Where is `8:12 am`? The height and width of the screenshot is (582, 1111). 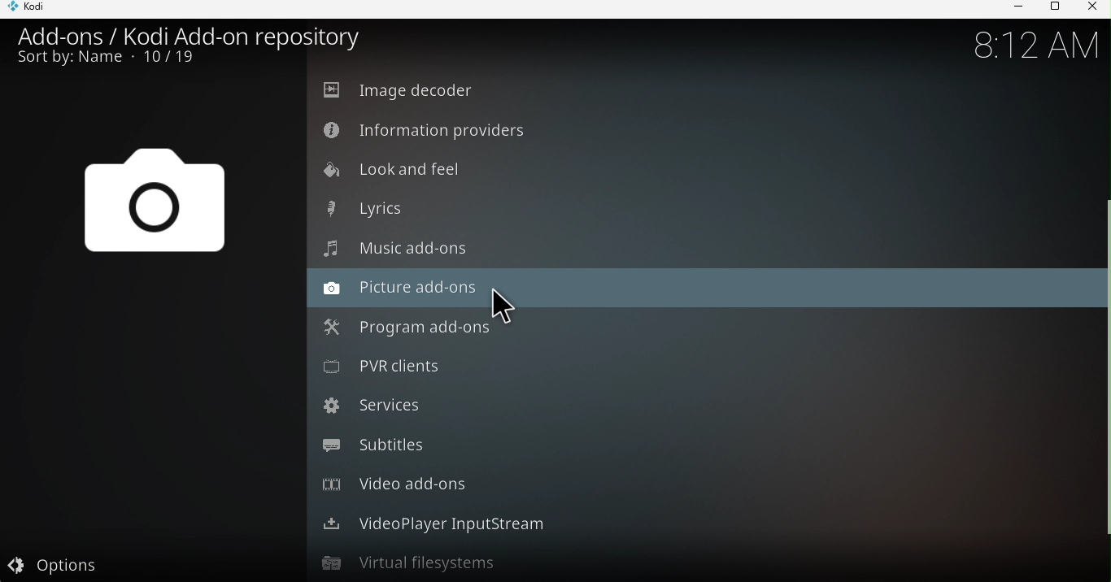
8:12 am is located at coordinates (1033, 45).